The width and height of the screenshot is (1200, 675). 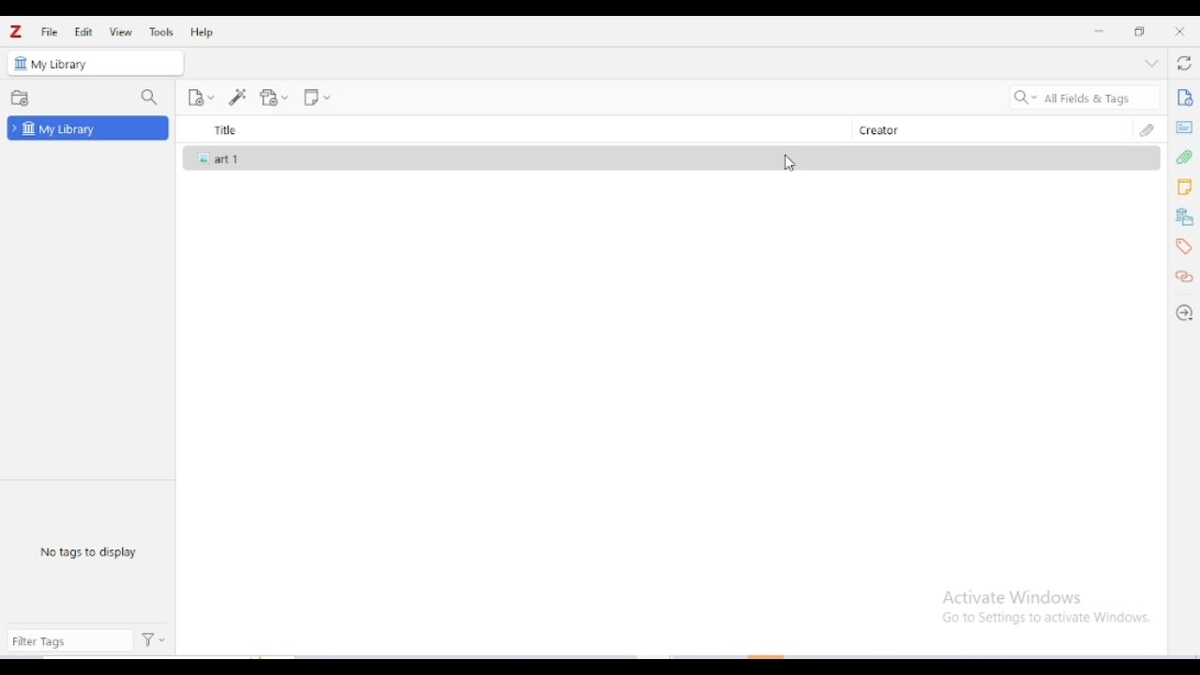 I want to click on sync with zotero.org, so click(x=1183, y=62).